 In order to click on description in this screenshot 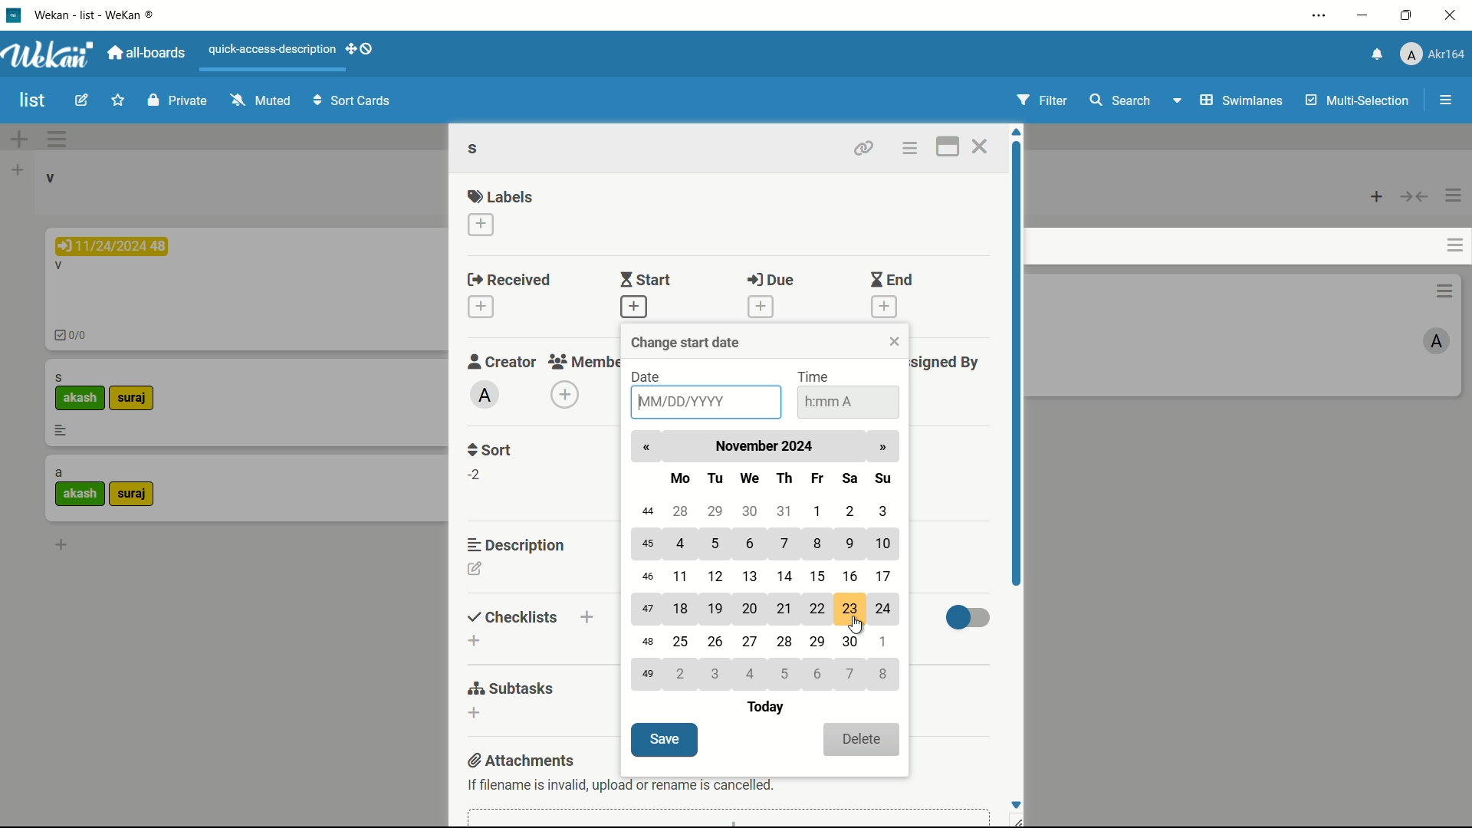, I will do `click(61, 430)`.